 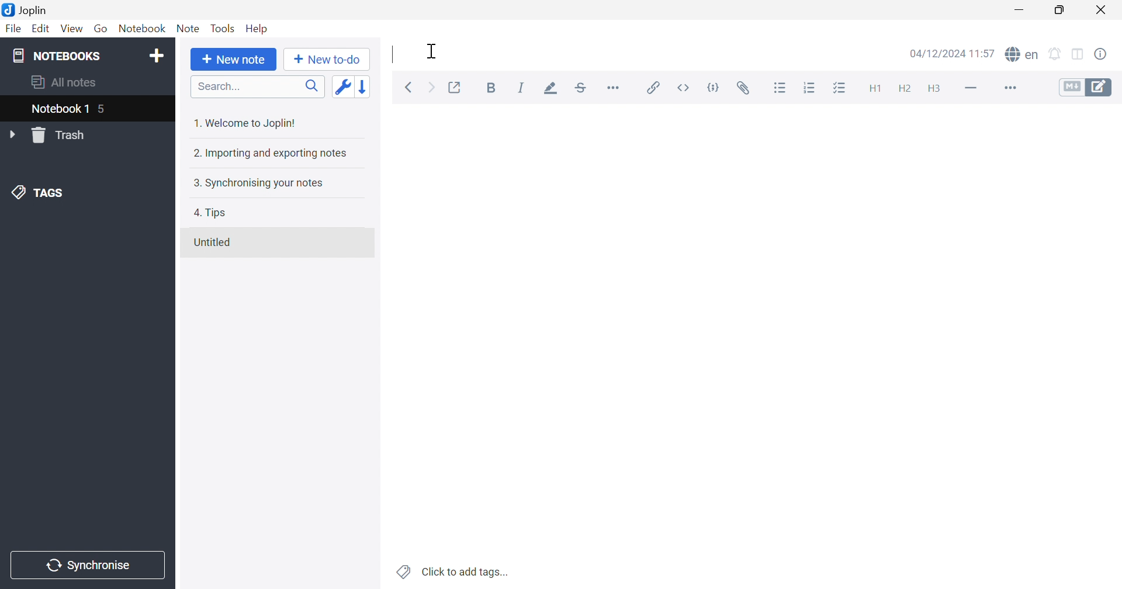 I want to click on Typing cursor, so click(x=392, y=56).